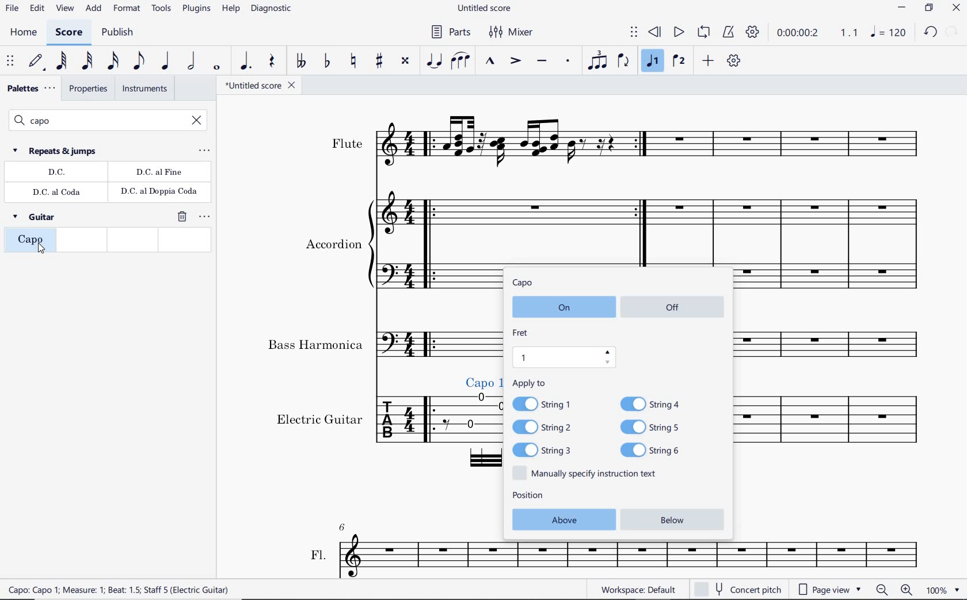  Describe the element at coordinates (391, 246) in the screenshot. I see `Instrument: Accordion` at that location.